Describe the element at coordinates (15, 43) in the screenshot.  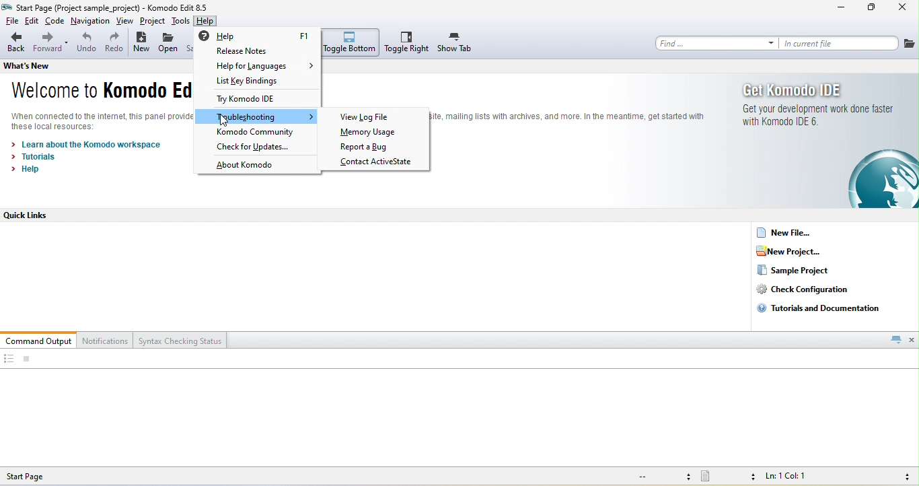
I see `back` at that location.